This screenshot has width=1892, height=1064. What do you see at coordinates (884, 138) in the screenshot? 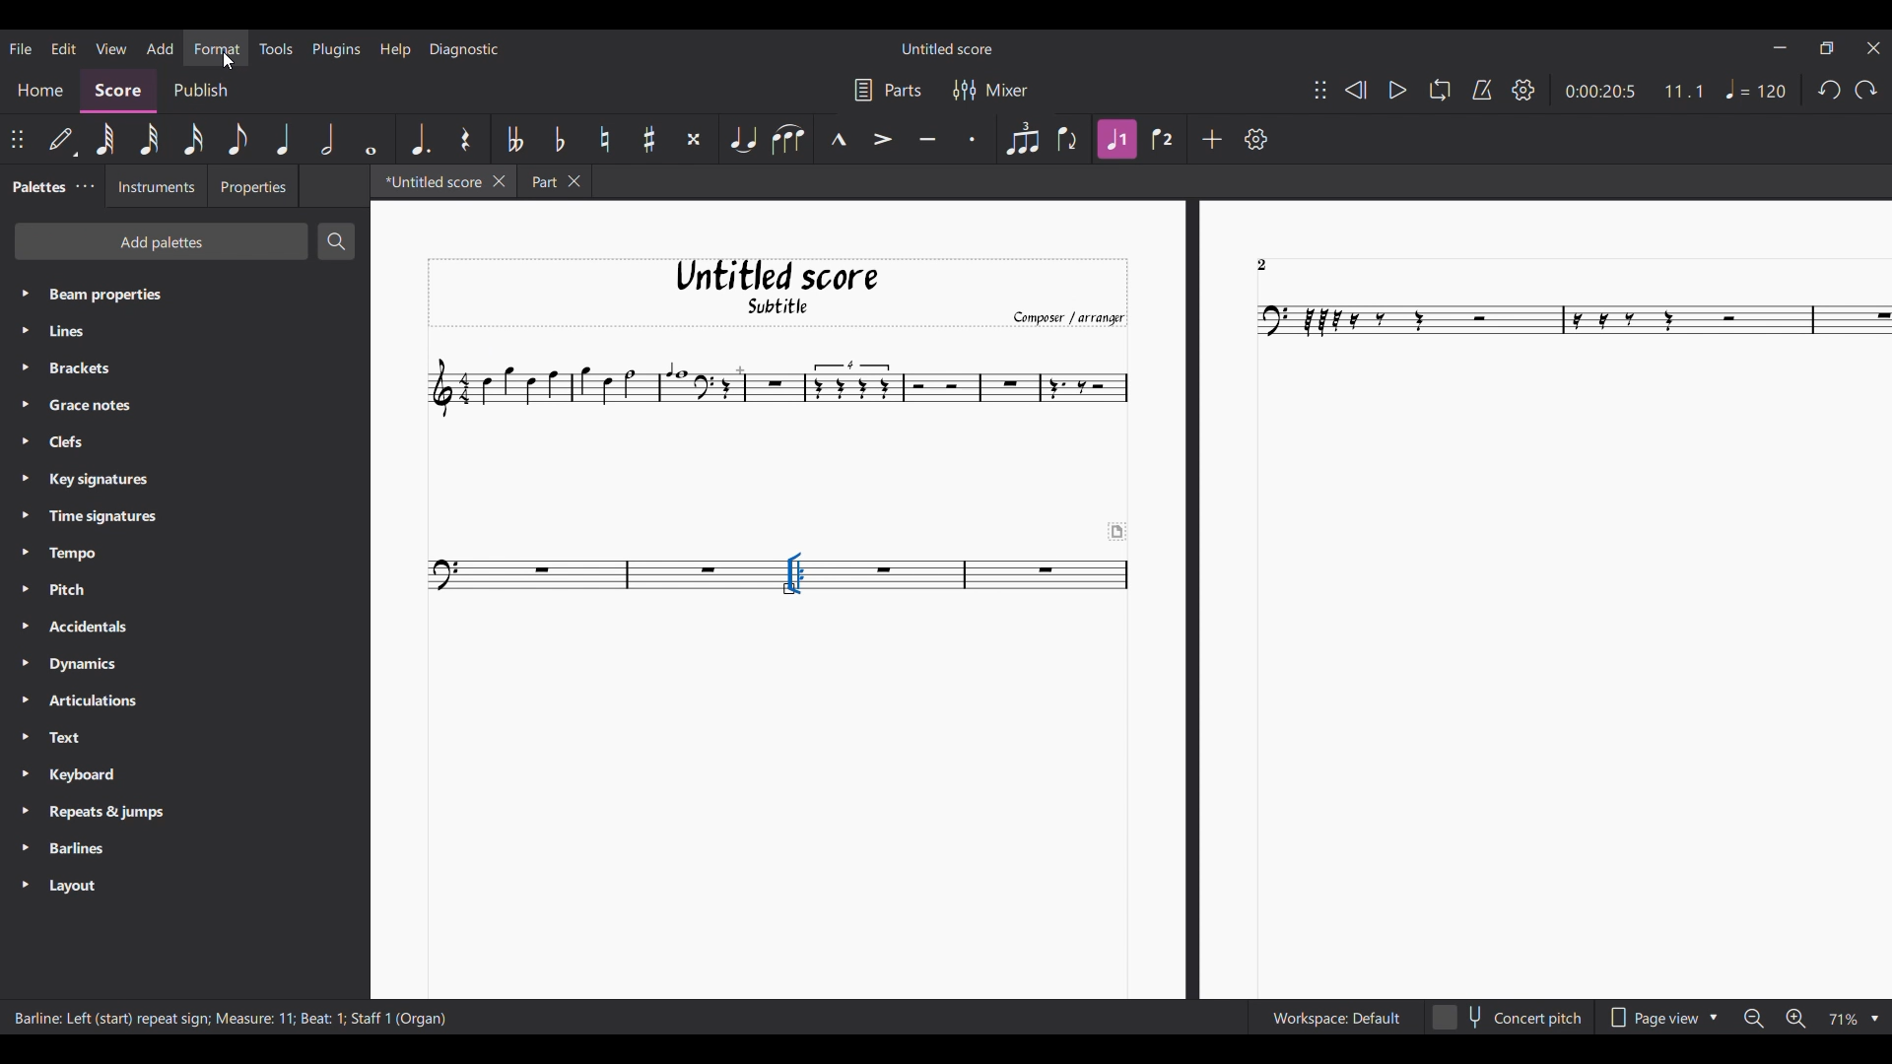
I see `Accent` at bounding box center [884, 138].